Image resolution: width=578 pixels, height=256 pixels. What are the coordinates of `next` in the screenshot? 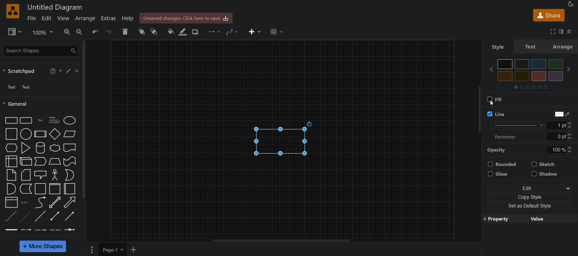 It's located at (569, 69).